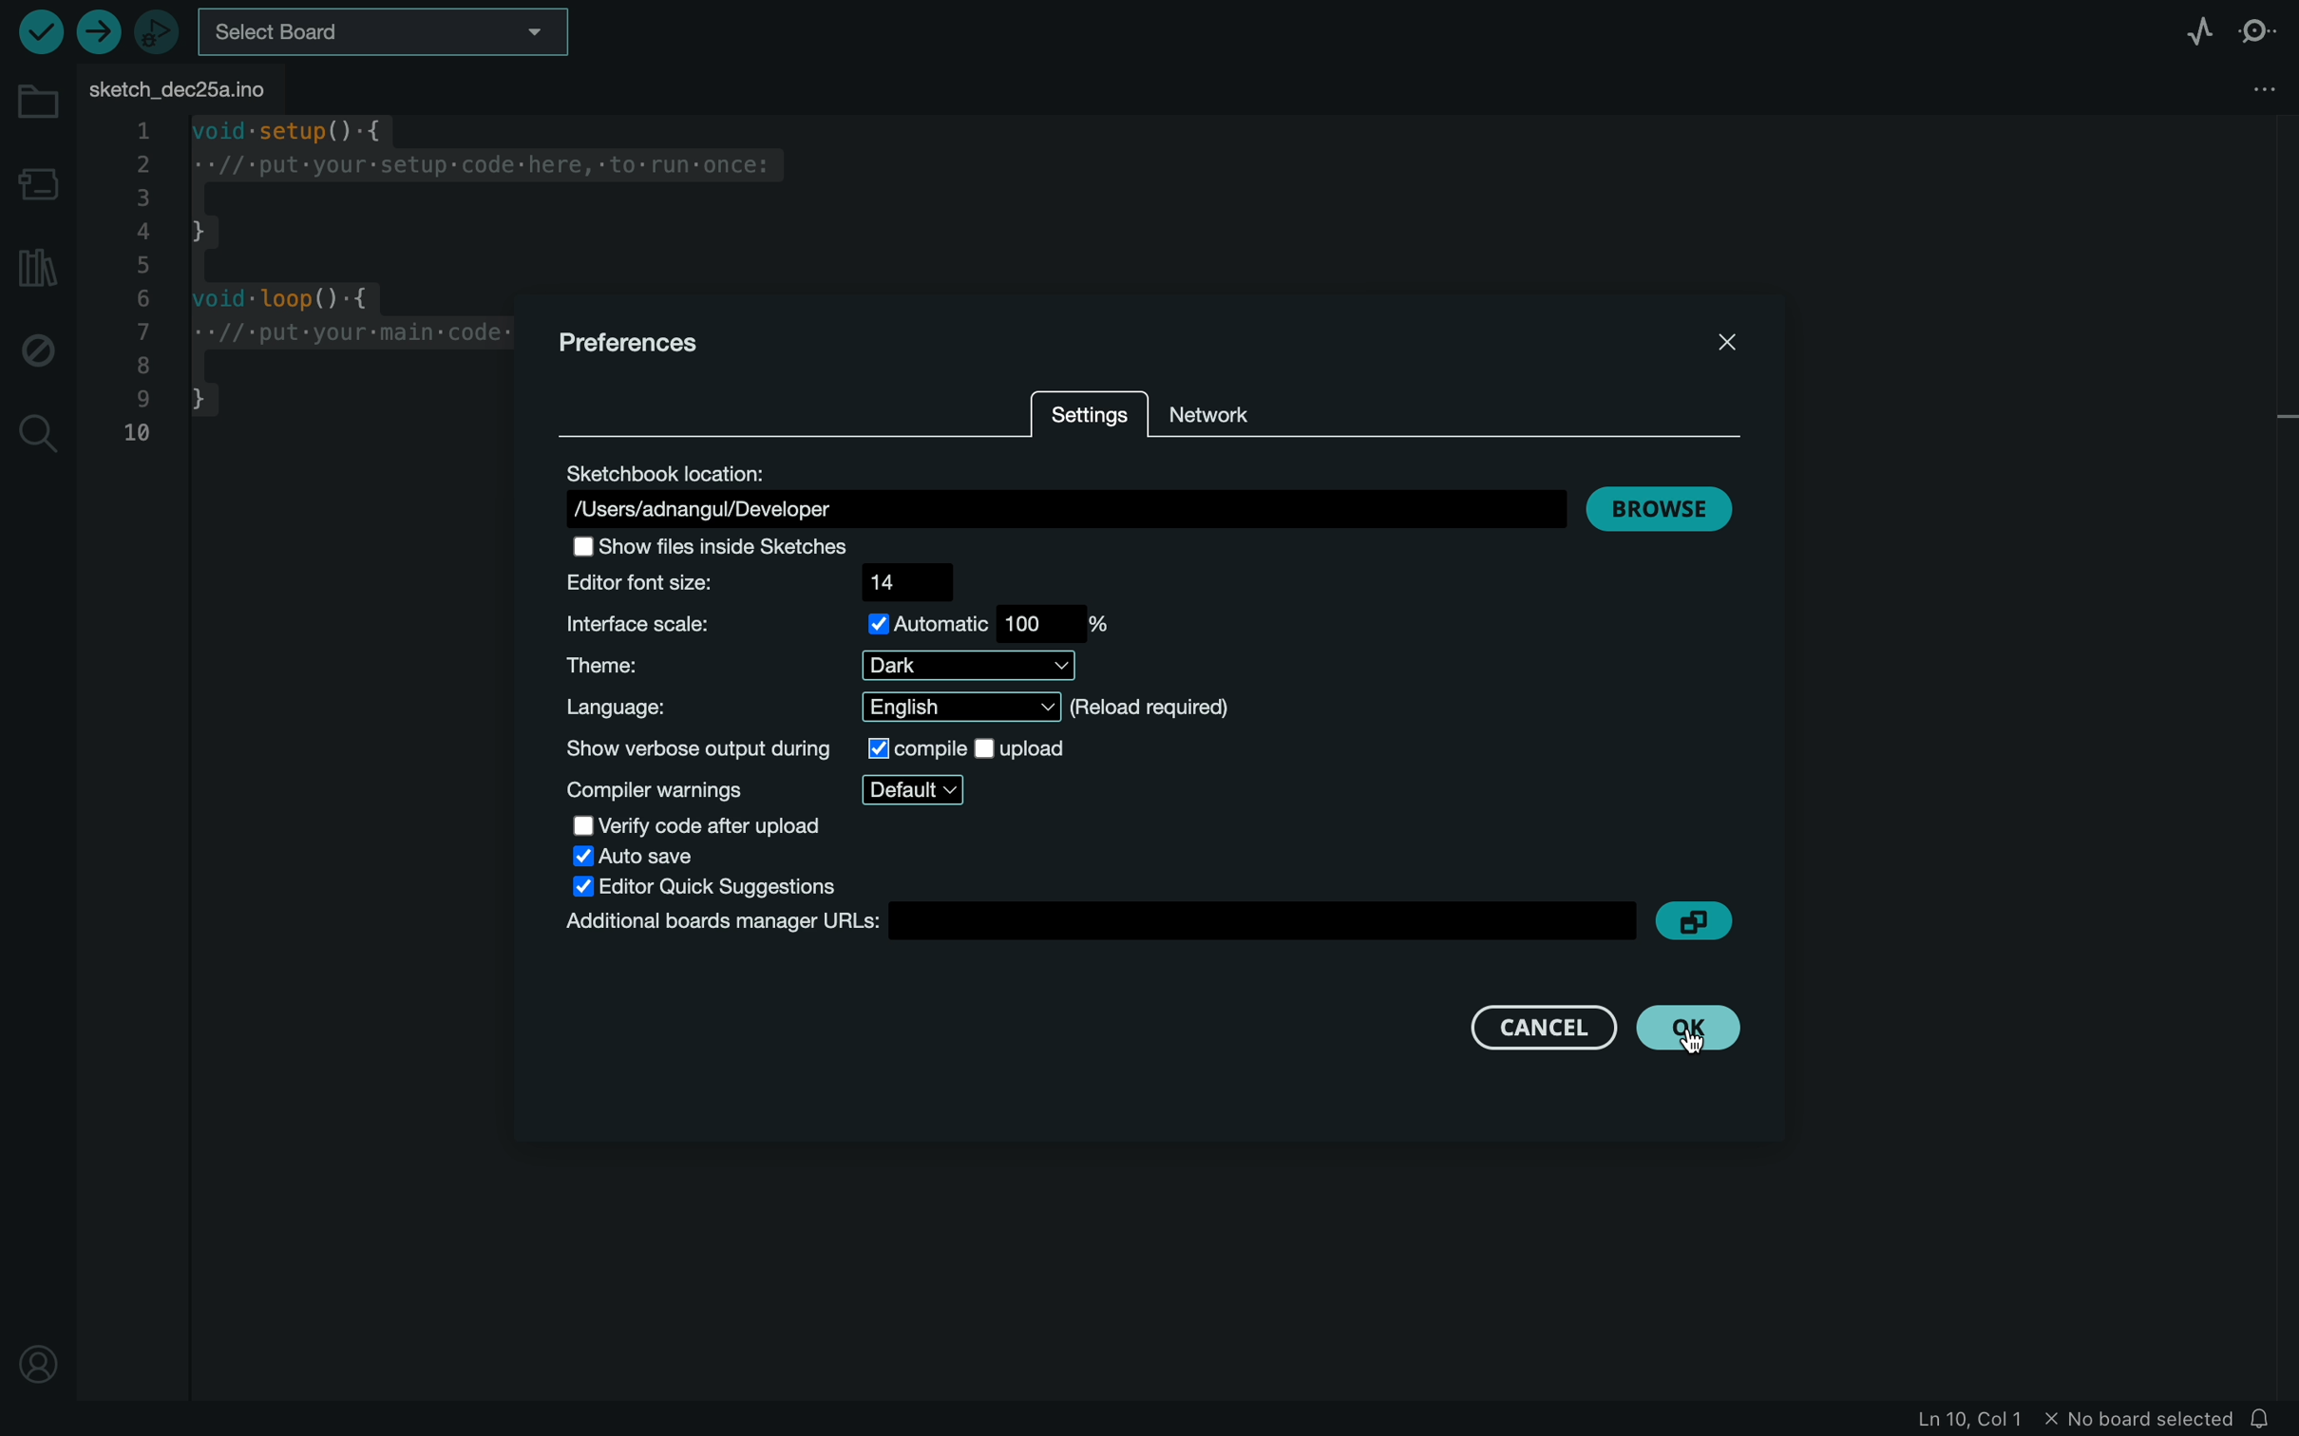  What do you see at coordinates (899, 709) in the screenshot?
I see `language` at bounding box center [899, 709].